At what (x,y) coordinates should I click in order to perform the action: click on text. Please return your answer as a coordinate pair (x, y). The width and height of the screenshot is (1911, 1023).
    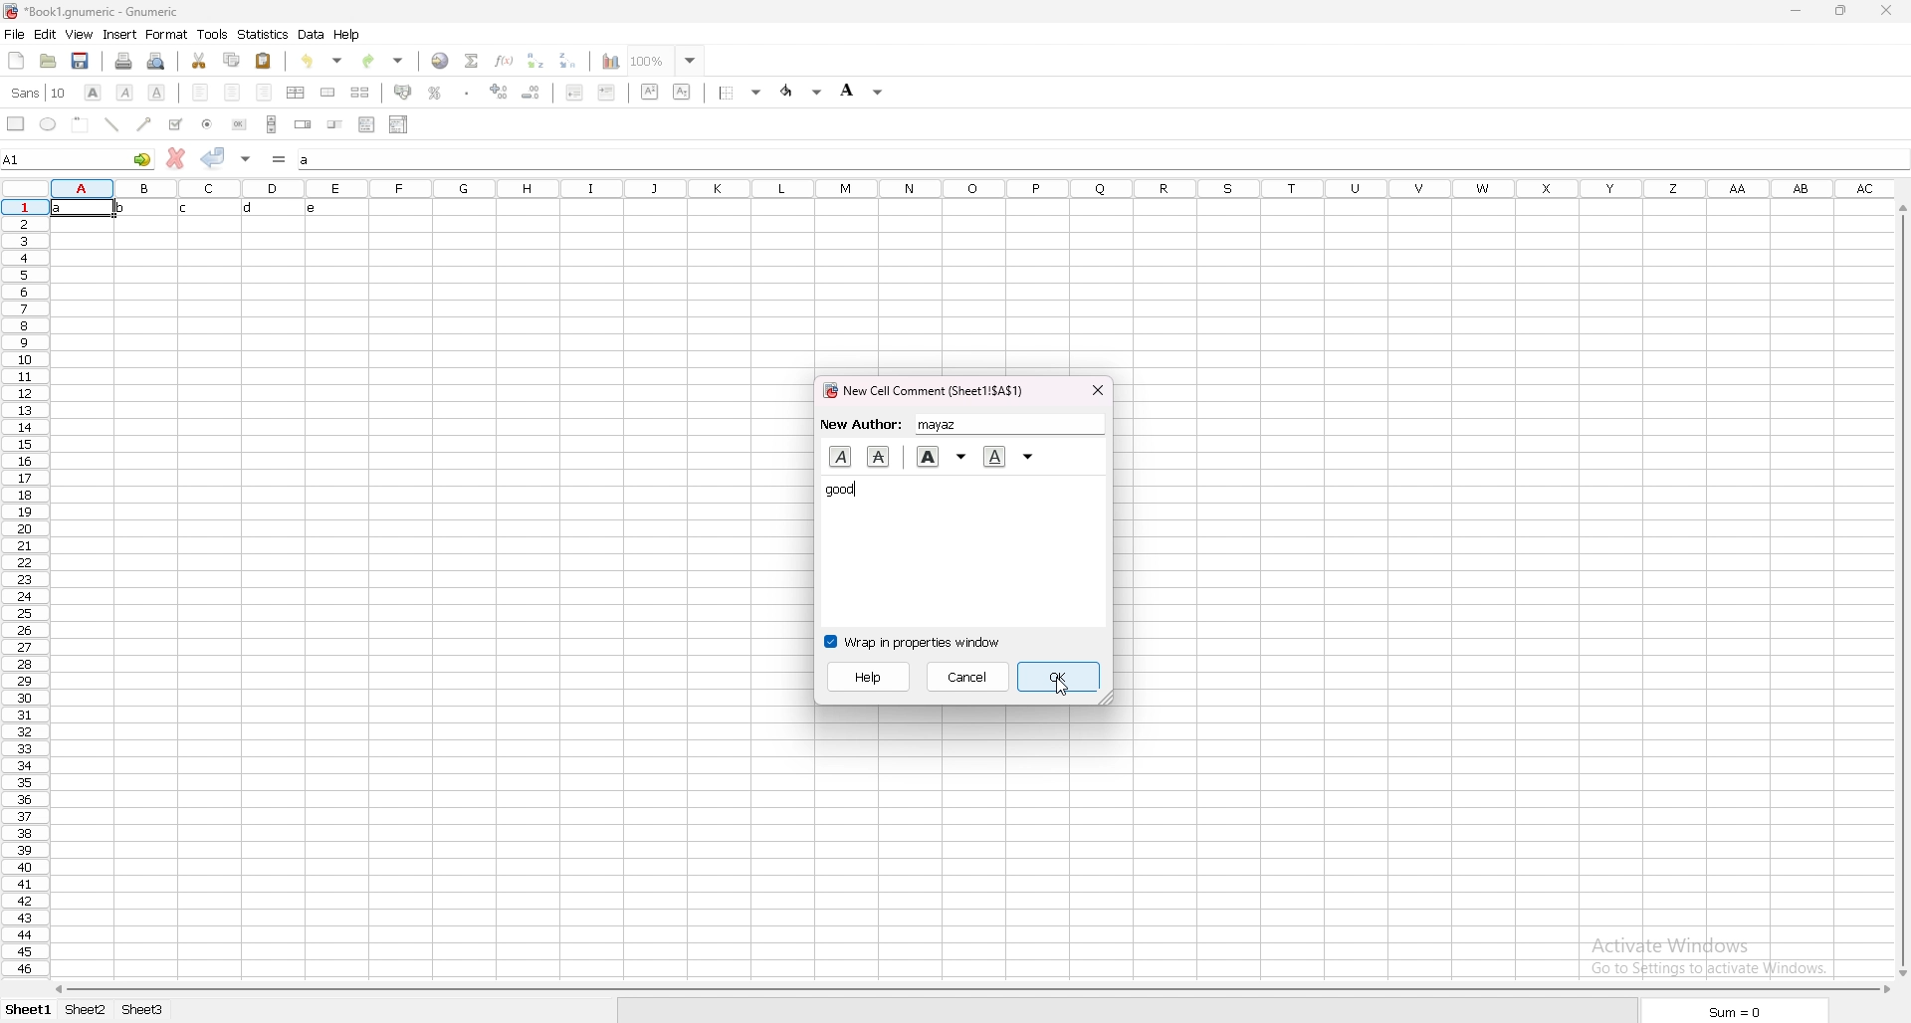
    Looking at the image, I should click on (196, 209).